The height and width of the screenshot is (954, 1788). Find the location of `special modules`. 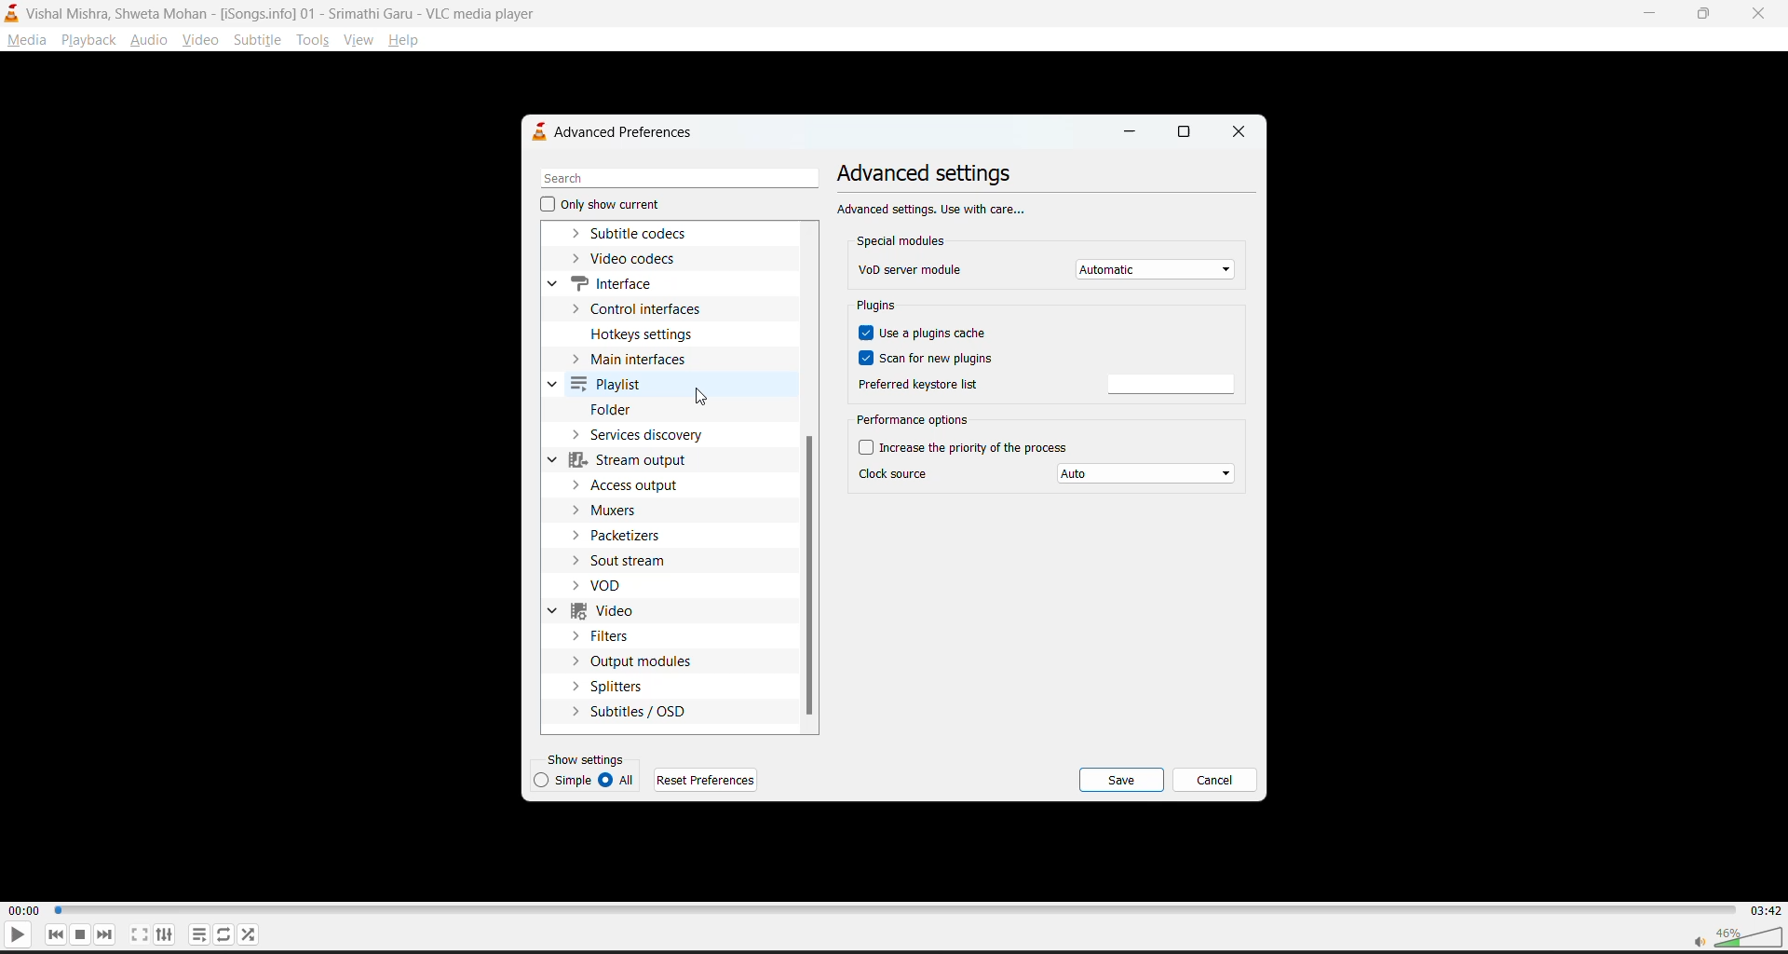

special modules is located at coordinates (904, 240).